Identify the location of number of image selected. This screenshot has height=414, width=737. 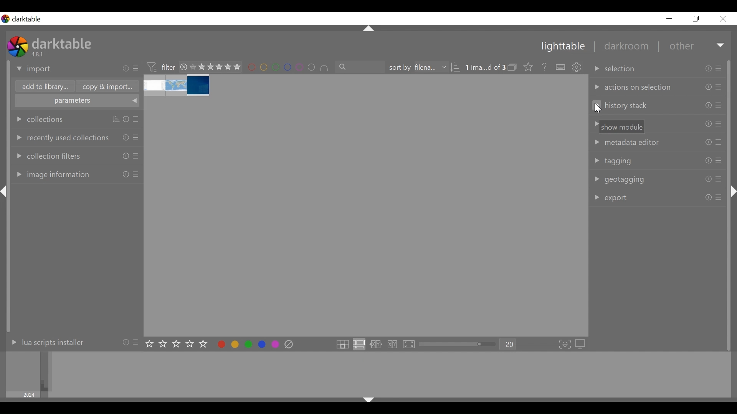
(485, 67).